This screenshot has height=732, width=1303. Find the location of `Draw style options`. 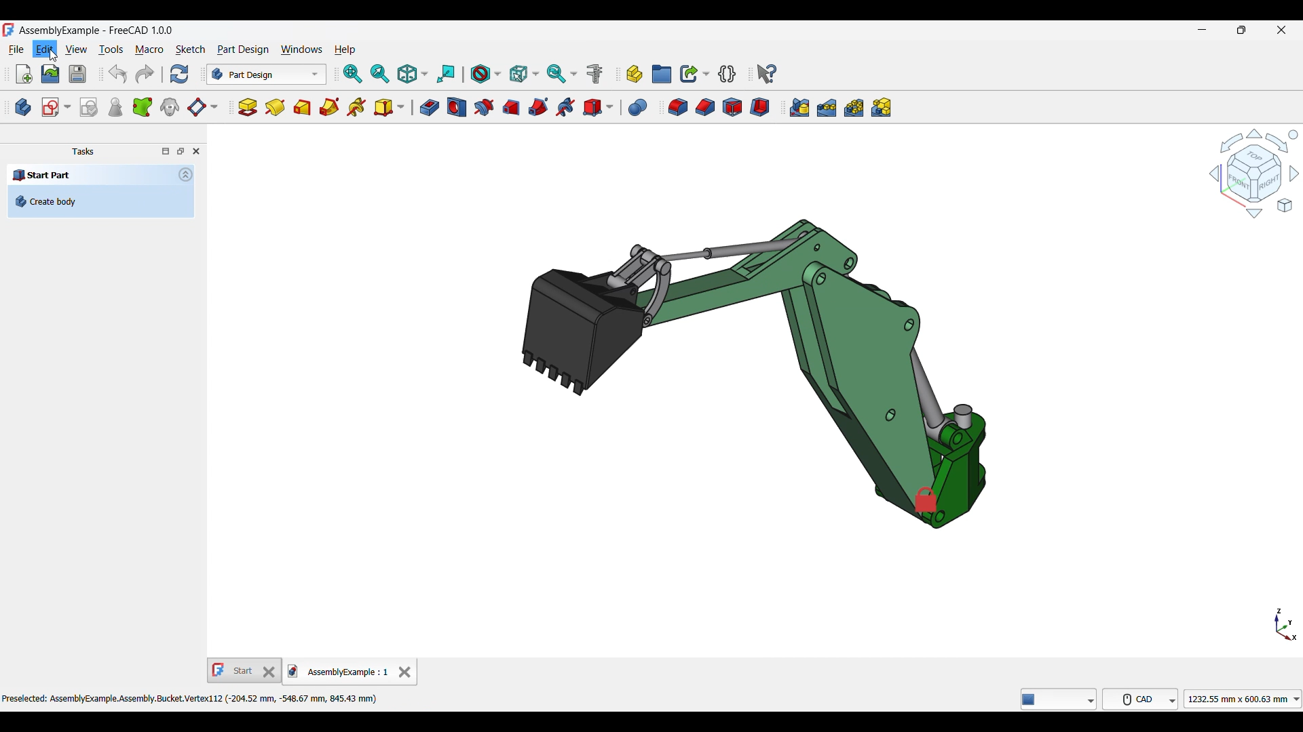

Draw style options is located at coordinates (486, 74).